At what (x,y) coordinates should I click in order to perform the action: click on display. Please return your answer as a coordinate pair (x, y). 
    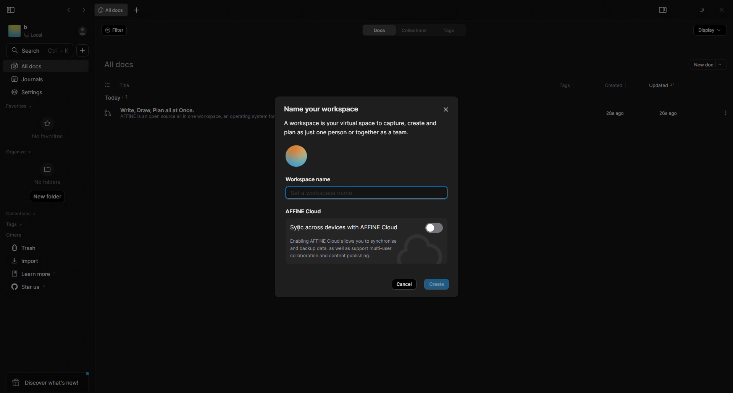
    Looking at the image, I should click on (709, 32).